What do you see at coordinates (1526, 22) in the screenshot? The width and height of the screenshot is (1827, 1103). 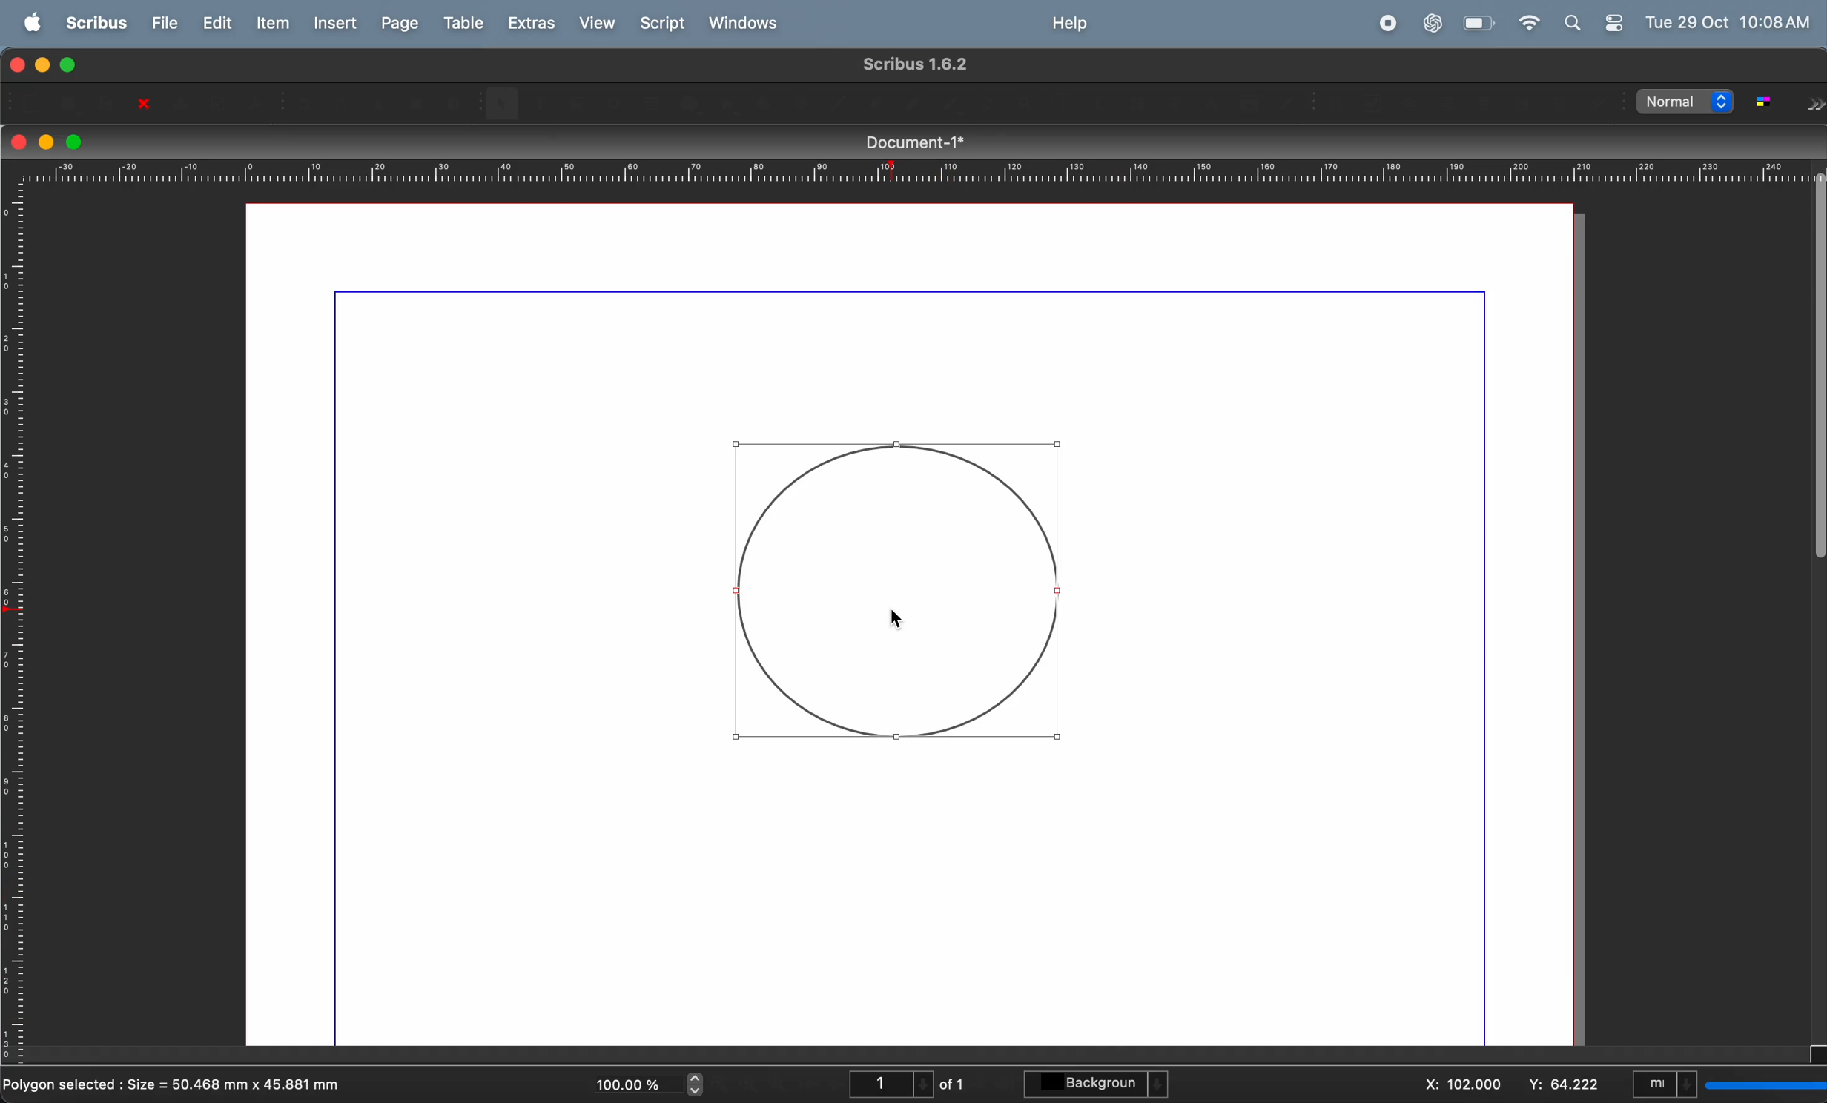 I see `wifi` at bounding box center [1526, 22].